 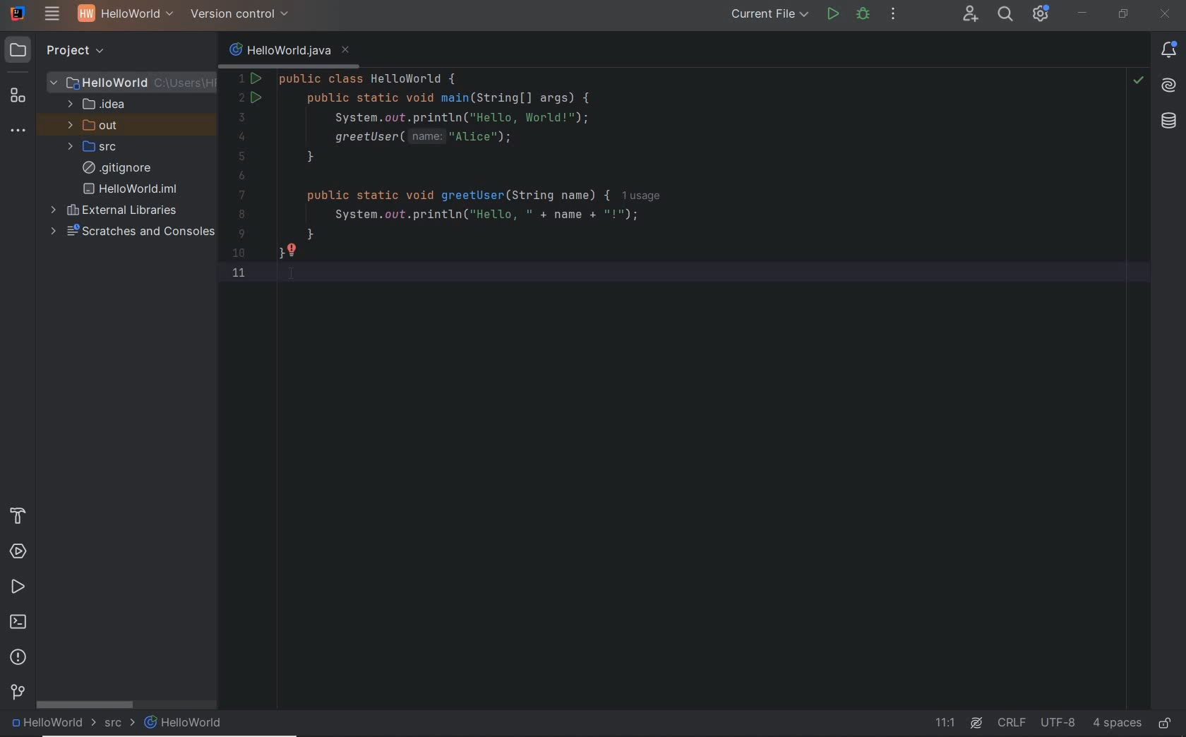 What do you see at coordinates (54, 724) in the screenshot?
I see `HelloWorld` at bounding box center [54, 724].